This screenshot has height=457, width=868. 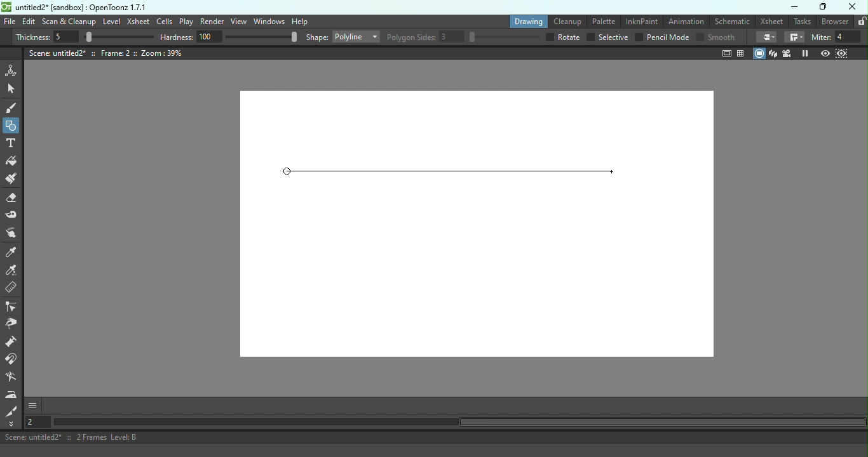 What do you see at coordinates (13, 200) in the screenshot?
I see `Eraser tool` at bounding box center [13, 200].